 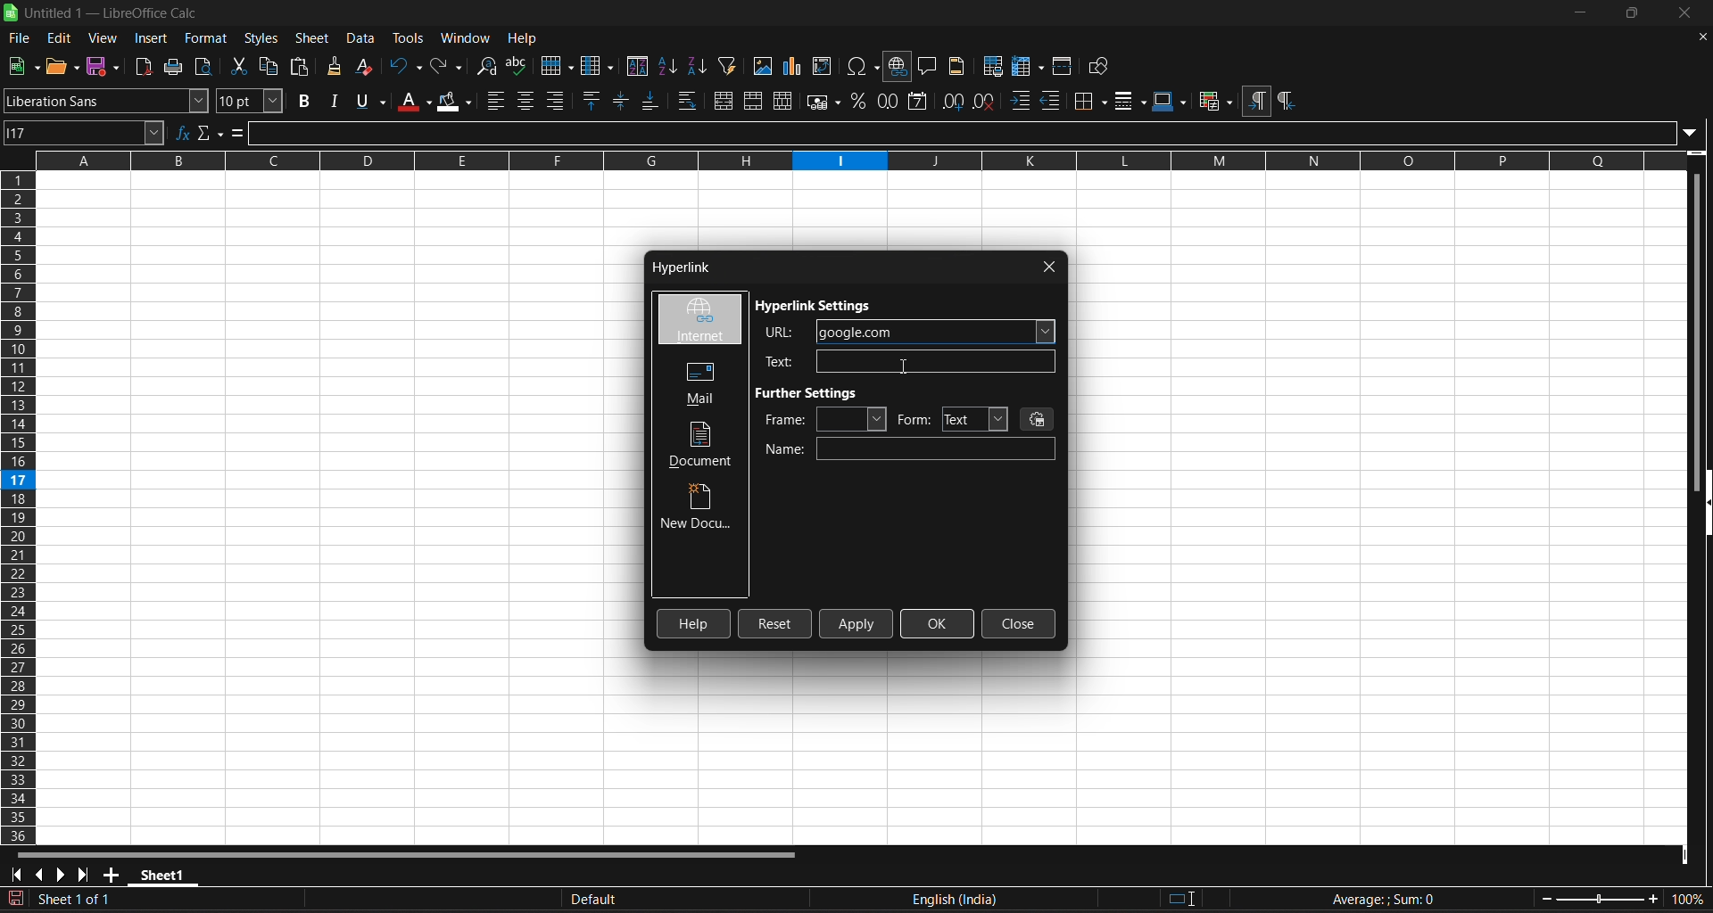 I want to click on insert special charaters, so click(x=861, y=66).